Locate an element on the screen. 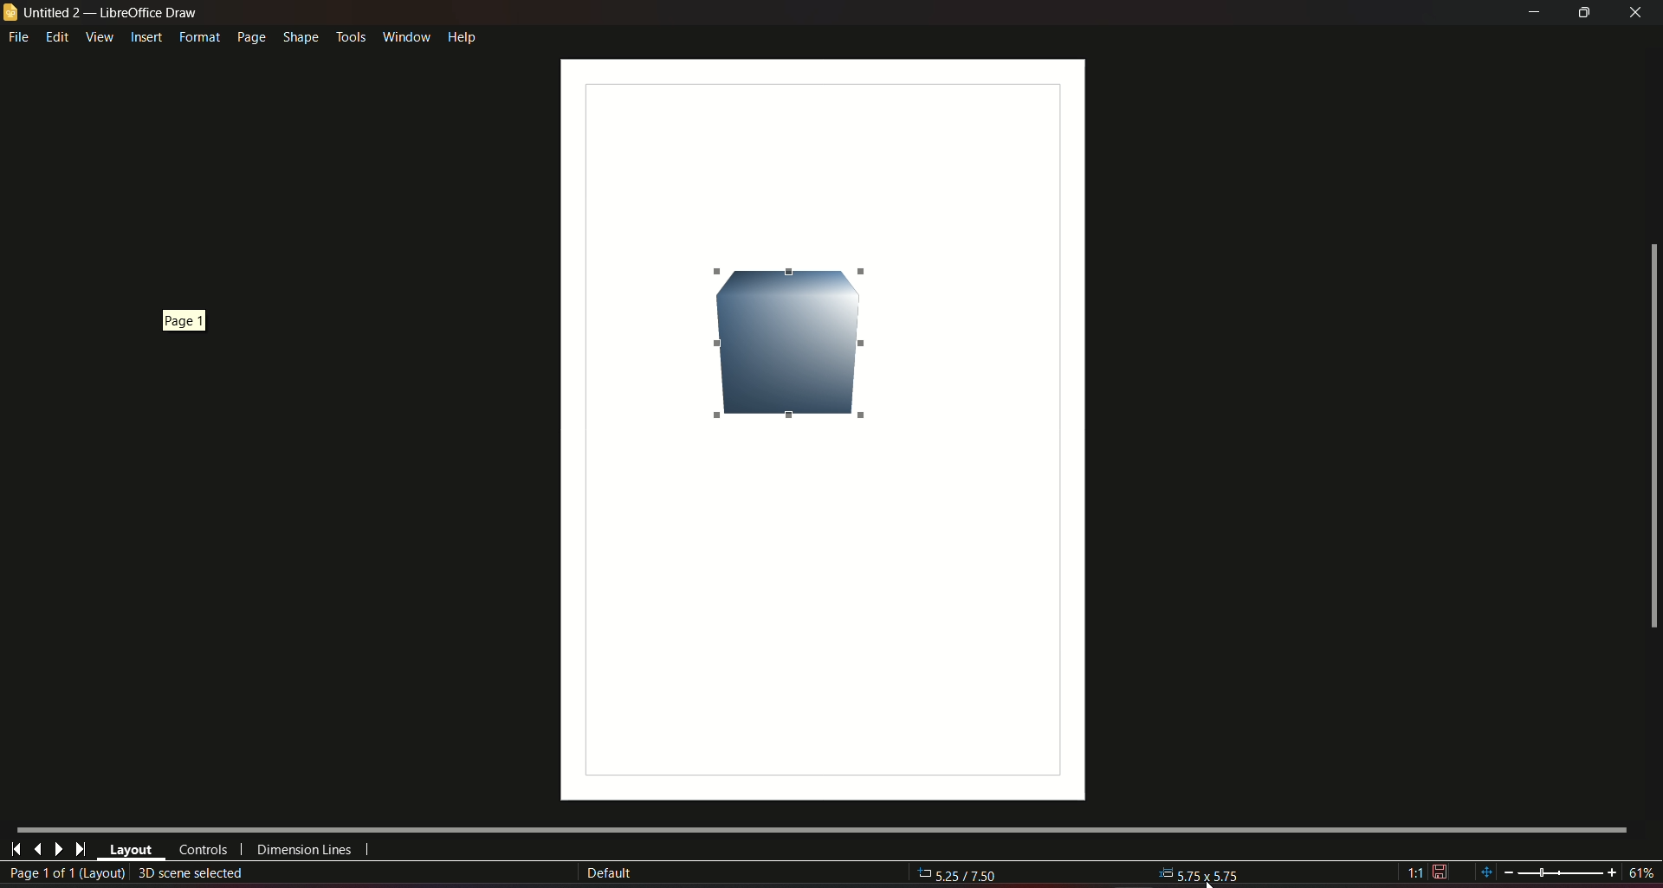 The height and width of the screenshot is (888, 1663). view is located at coordinates (99, 36).